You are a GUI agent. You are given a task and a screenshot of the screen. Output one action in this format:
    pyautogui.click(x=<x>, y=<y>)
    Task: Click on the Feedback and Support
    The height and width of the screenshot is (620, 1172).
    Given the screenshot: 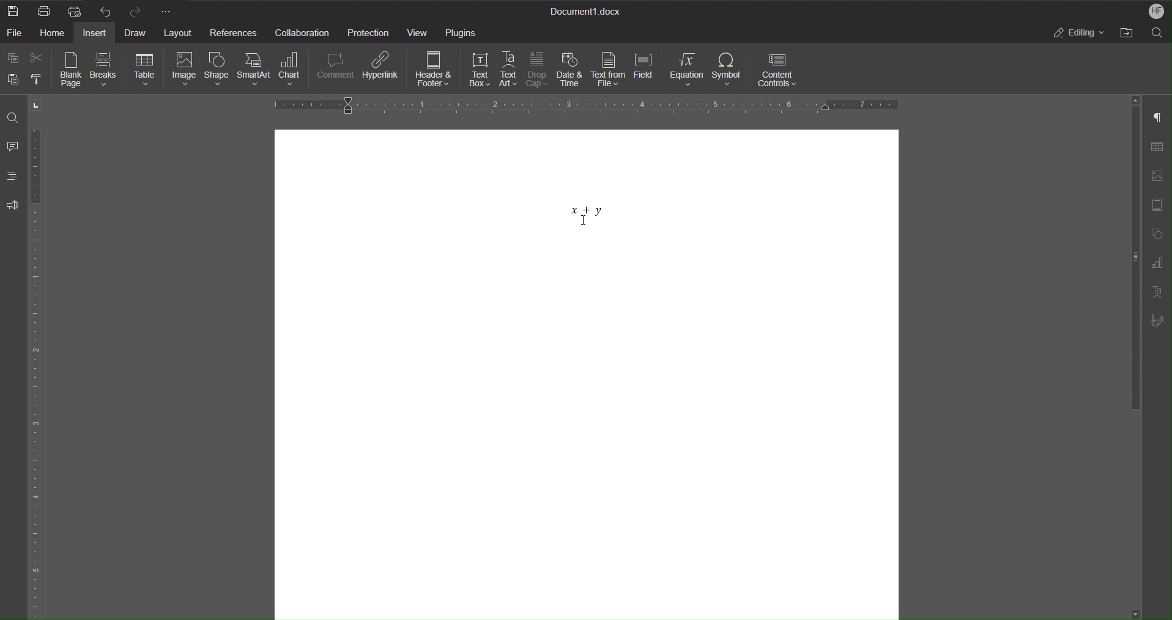 What is the action you would take?
    pyautogui.click(x=13, y=207)
    